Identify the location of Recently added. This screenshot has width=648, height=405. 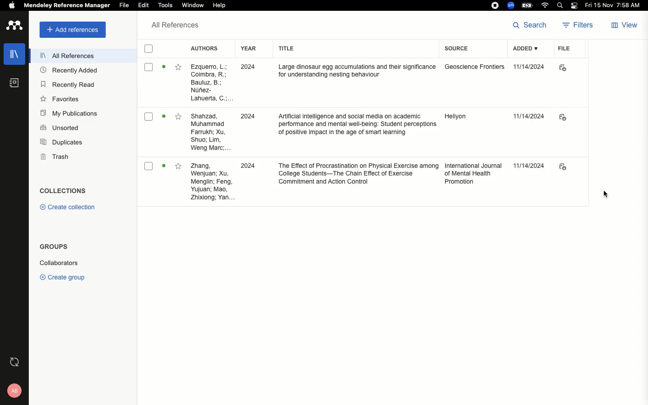
(68, 71).